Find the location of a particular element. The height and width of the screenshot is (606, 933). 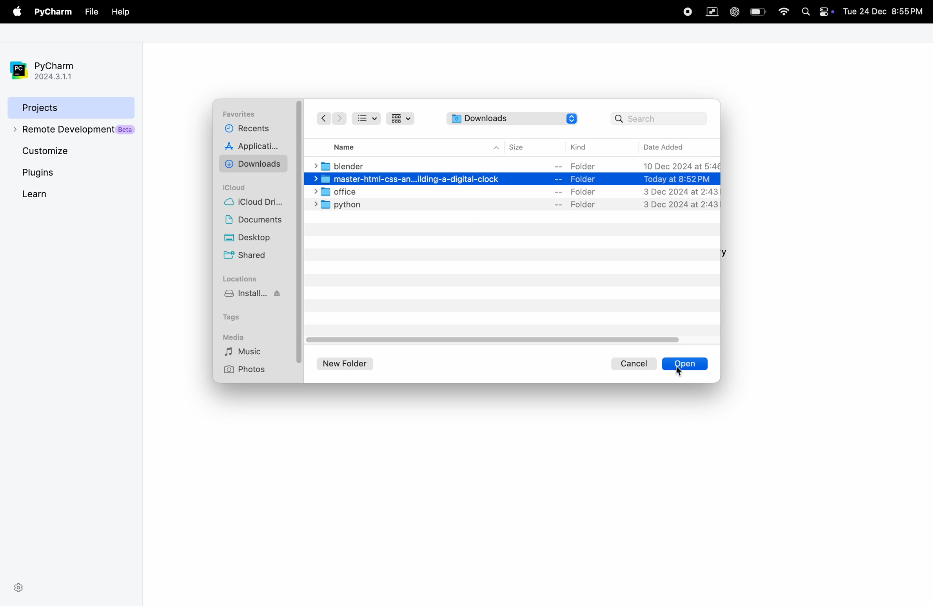

downlaods is located at coordinates (256, 164).